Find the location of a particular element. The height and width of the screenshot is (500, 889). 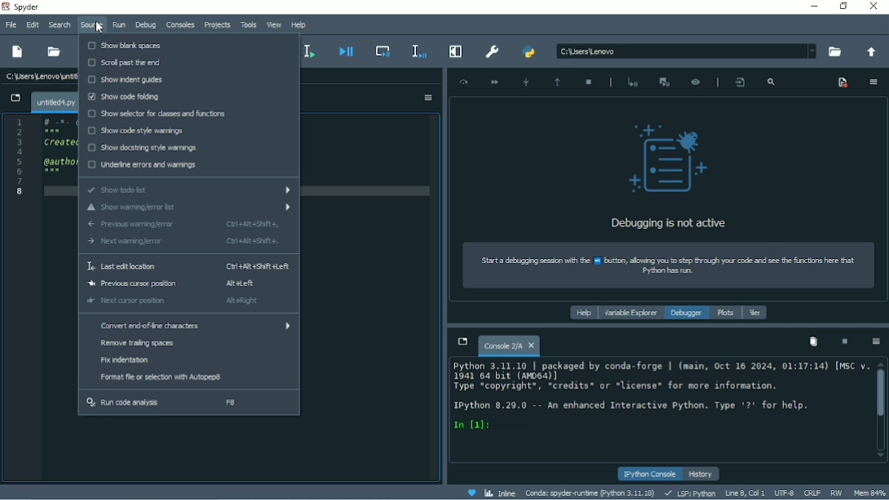

Debug file is located at coordinates (347, 50).